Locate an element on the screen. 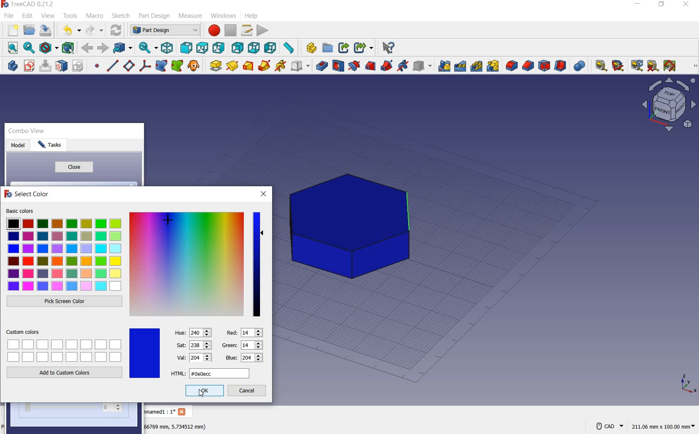 The width and height of the screenshot is (699, 434). combo view is located at coordinates (27, 132).